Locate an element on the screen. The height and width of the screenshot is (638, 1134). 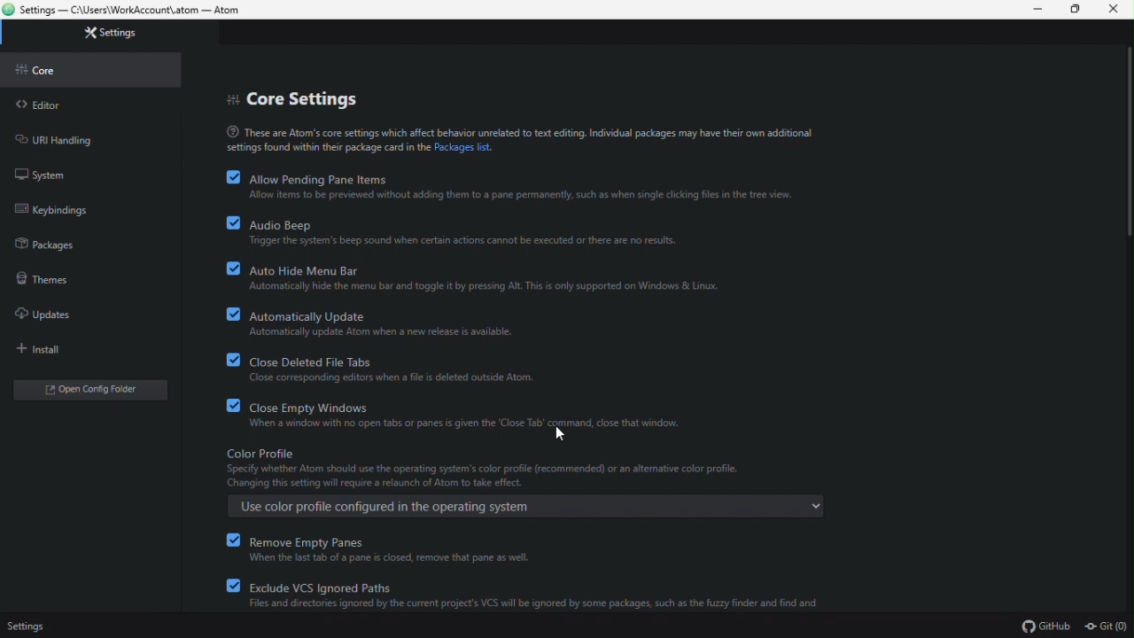
themes is located at coordinates (40, 277).